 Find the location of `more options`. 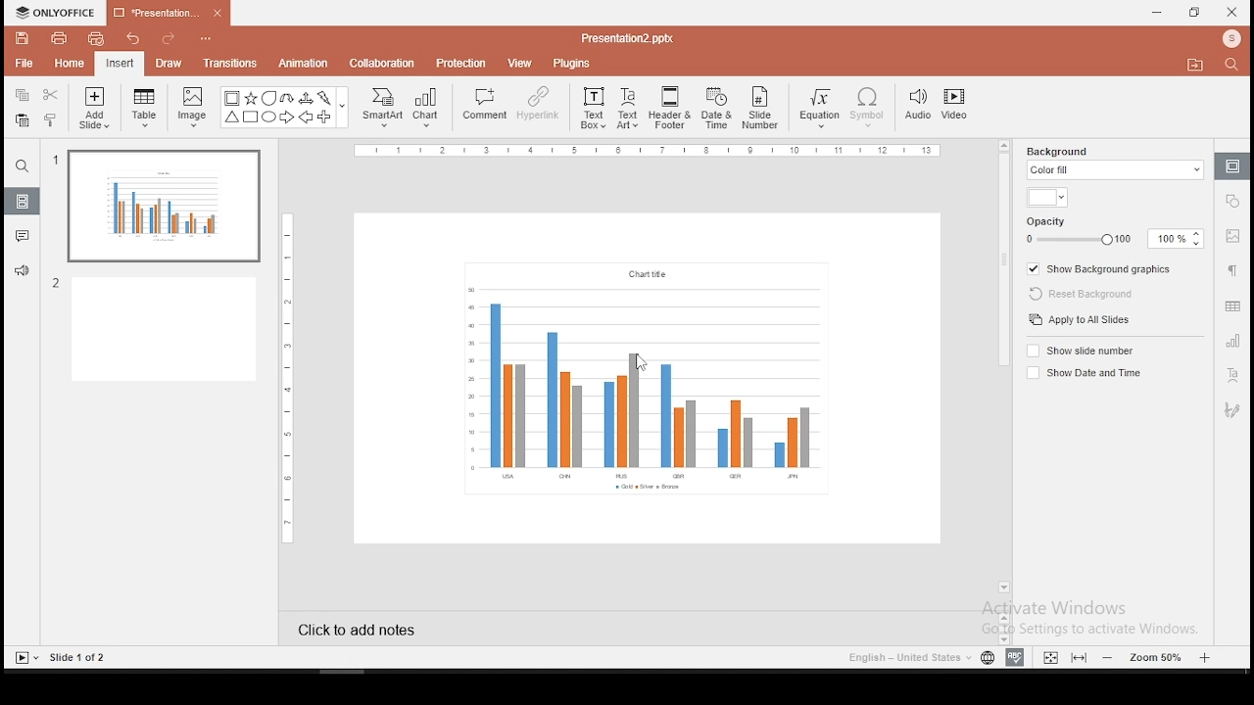

more options is located at coordinates (205, 36).